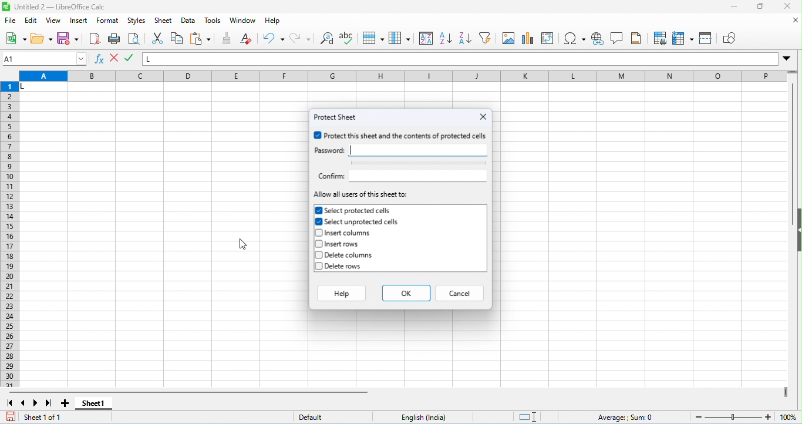 Image resolution: width=802 pixels, height=424 pixels. What do you see at coordinates (338, 117) in the screenshot?
I see `protect sheet` at bounding box center [338, 117].